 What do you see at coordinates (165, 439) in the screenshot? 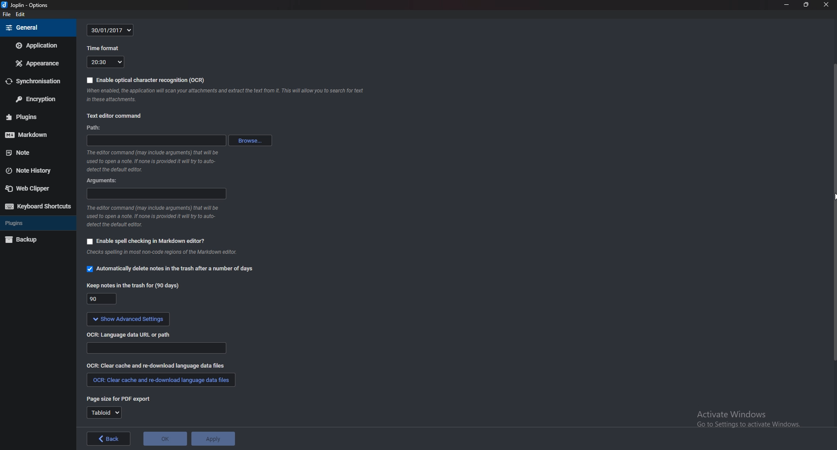
I see `OK` at bounding box center [165, 439].